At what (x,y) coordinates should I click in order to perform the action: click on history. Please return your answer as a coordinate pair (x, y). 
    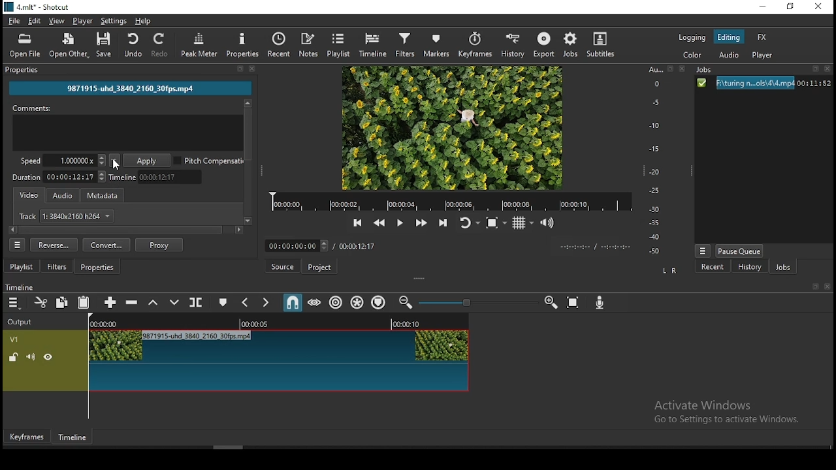
    Looking at the image, I should click on (747, 268).